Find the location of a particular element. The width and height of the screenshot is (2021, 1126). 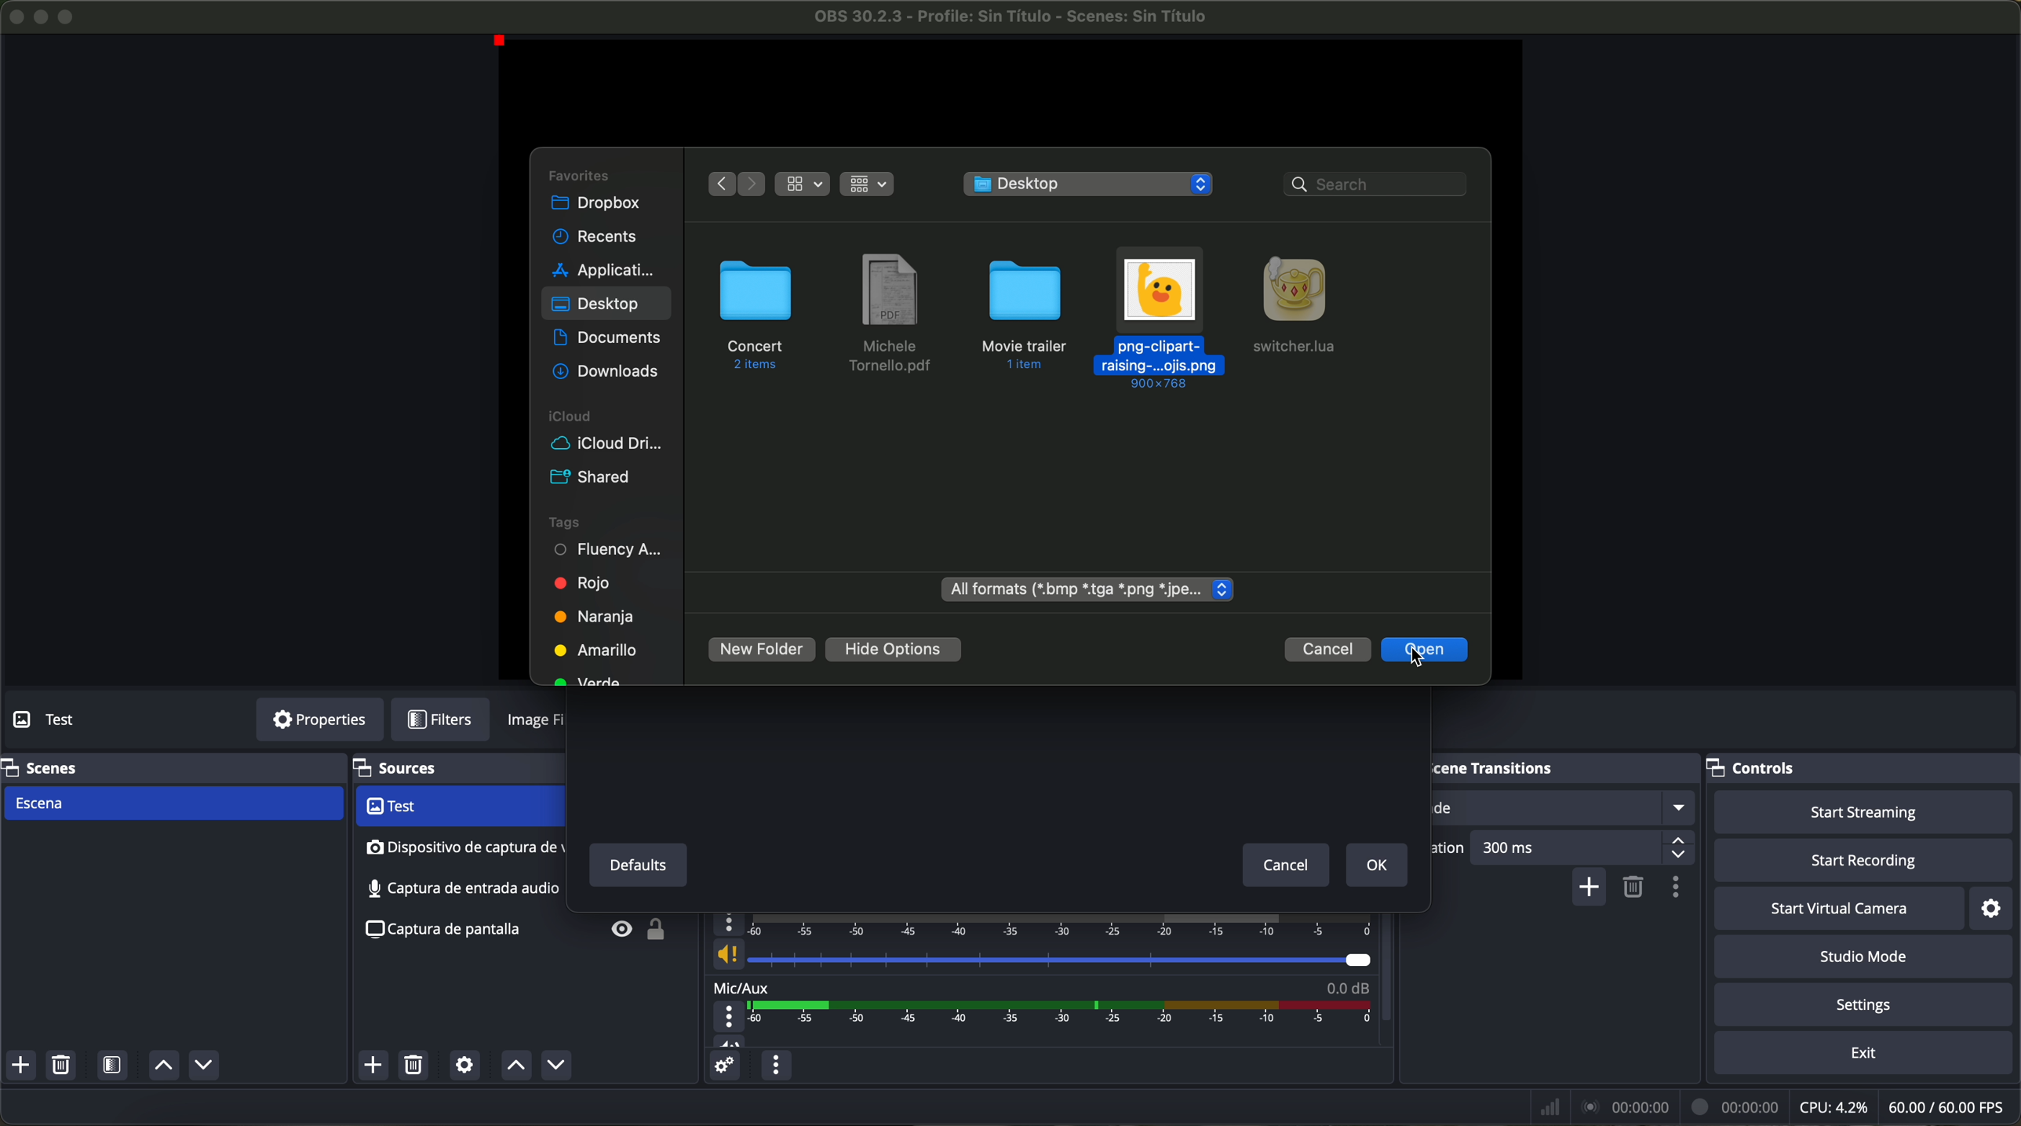

remove selected source is located at coordinates (417, 1065).